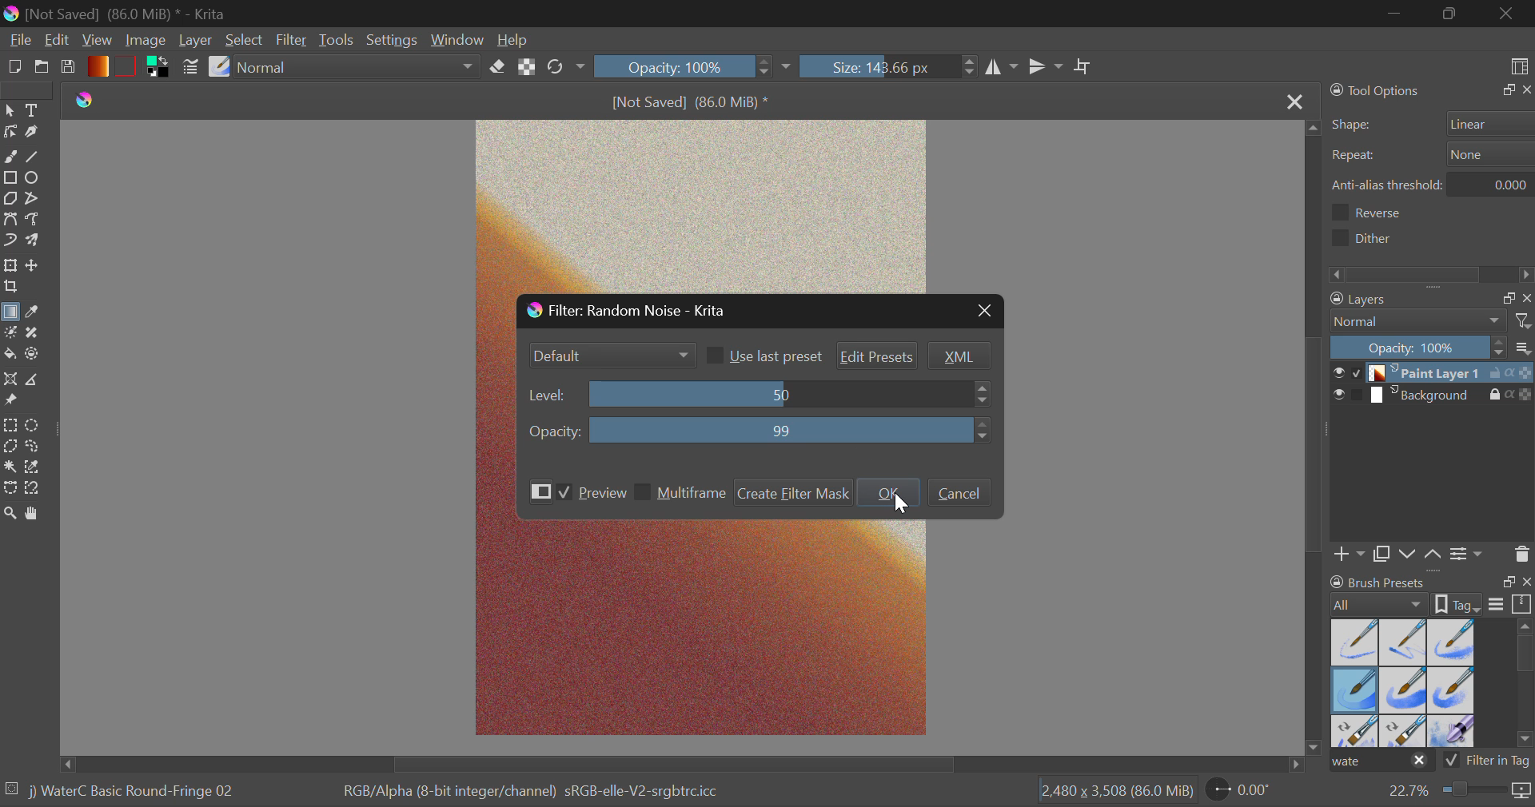 Image resolution: width=1535 pixels, height=807 pixels. What do you see at coordinates (10, 111) in the screenshot?
I see `Select` at bounding box center [10, 111].